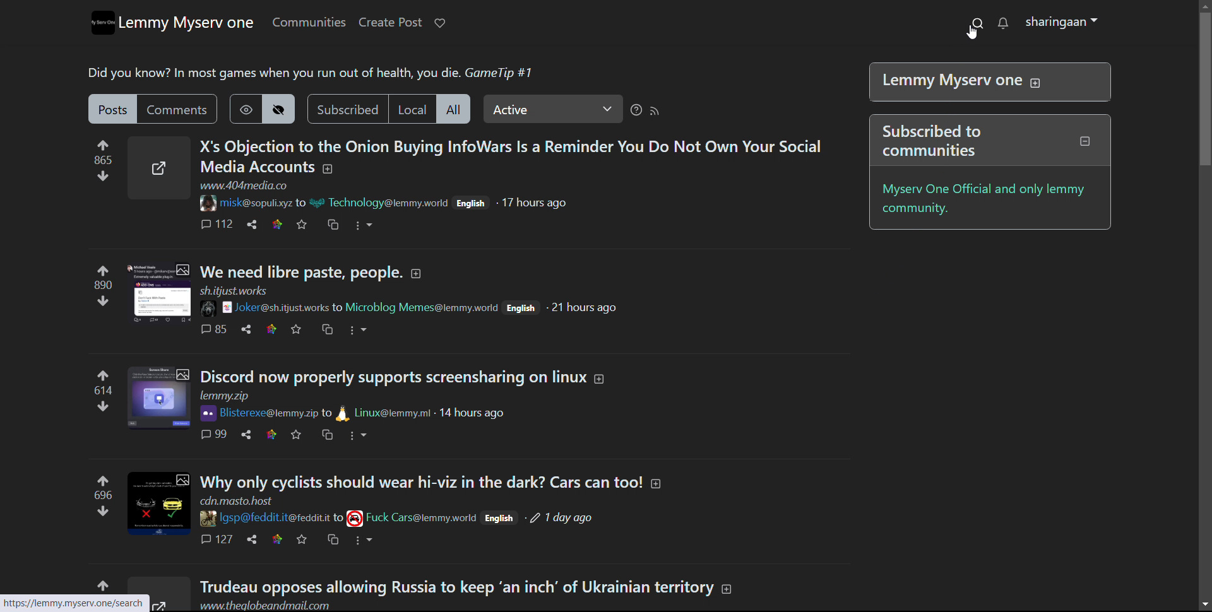 The image size is (1212, 612). I want to click on comments, so click(216, 539).